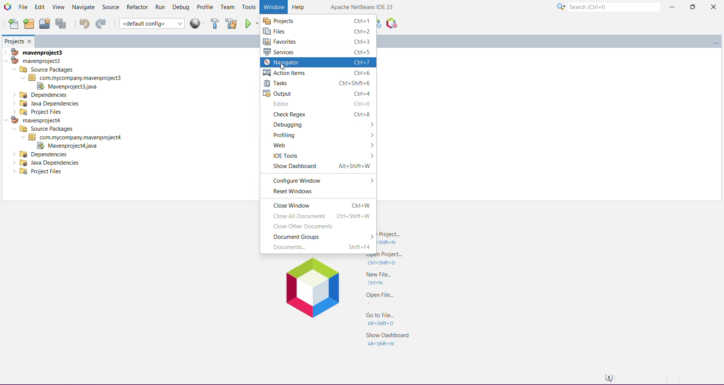 Image resolution: width=724 pixels, height=385 pixels. What do you see at coordinates (152, 23) in the screenshot?
I see `Set Project Configuration` at bounding box center [152, 23].